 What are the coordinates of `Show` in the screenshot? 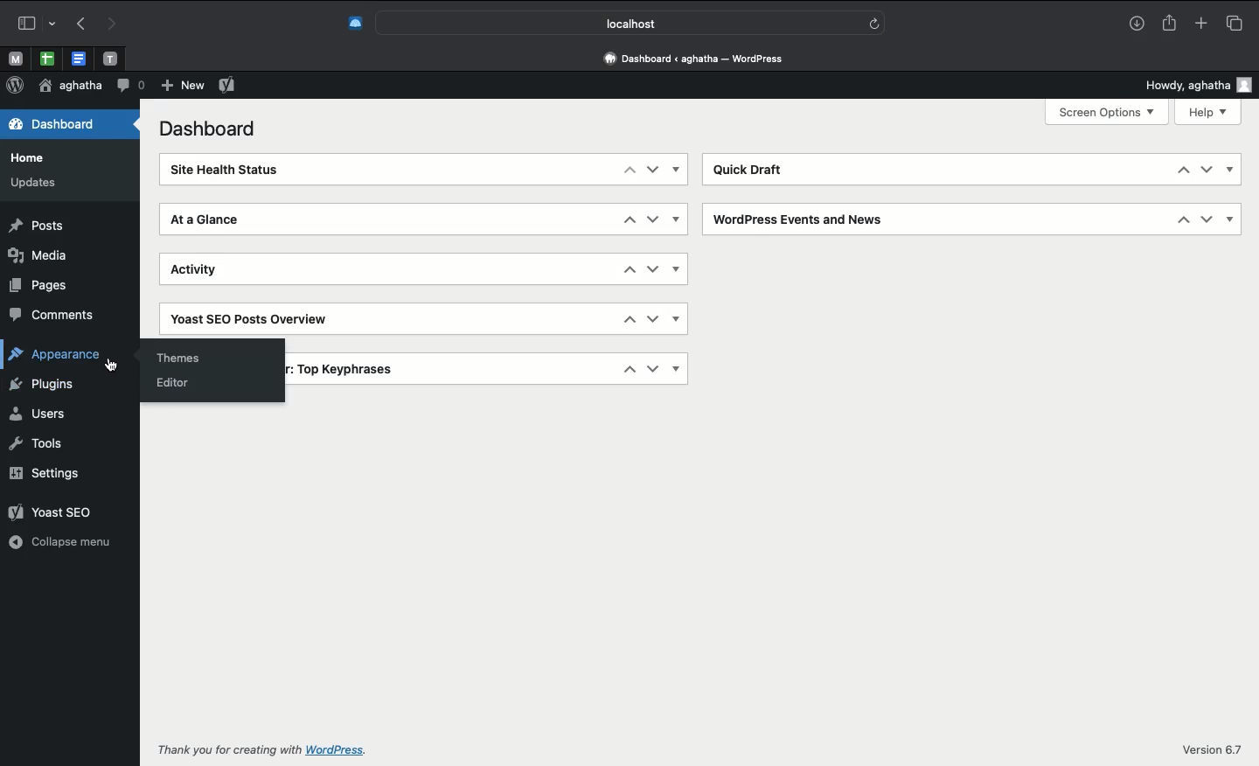 It's located at (1231, 171).